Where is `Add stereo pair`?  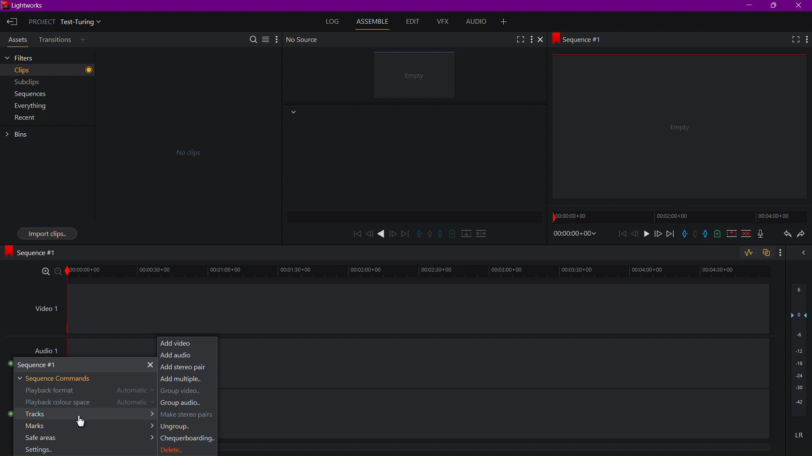 Add stereo pair is located at coordinates (187, 367).